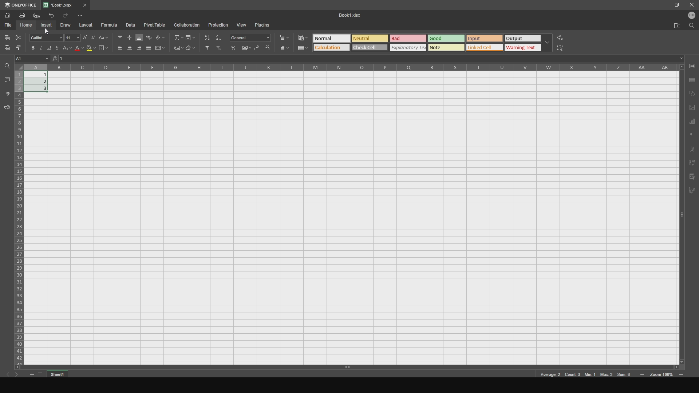 The width and height of the screenshot is (699, 393). I want to click on copy, so click(692, 93).